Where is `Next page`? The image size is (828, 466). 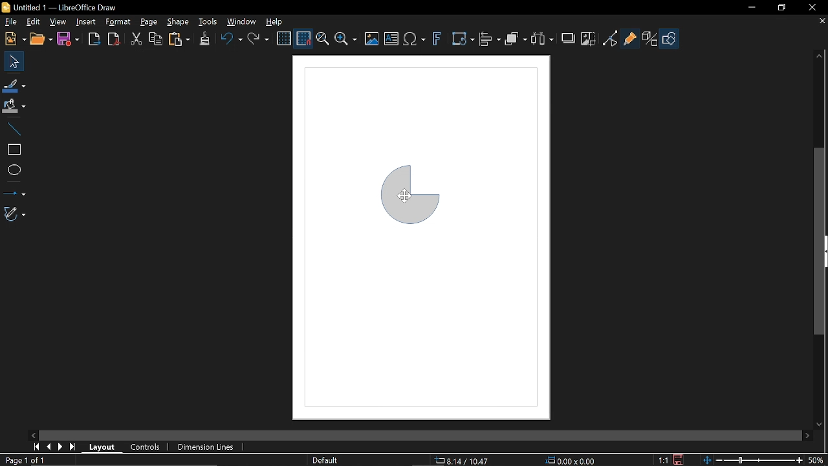
Next page is located at coordinates (60, 446).